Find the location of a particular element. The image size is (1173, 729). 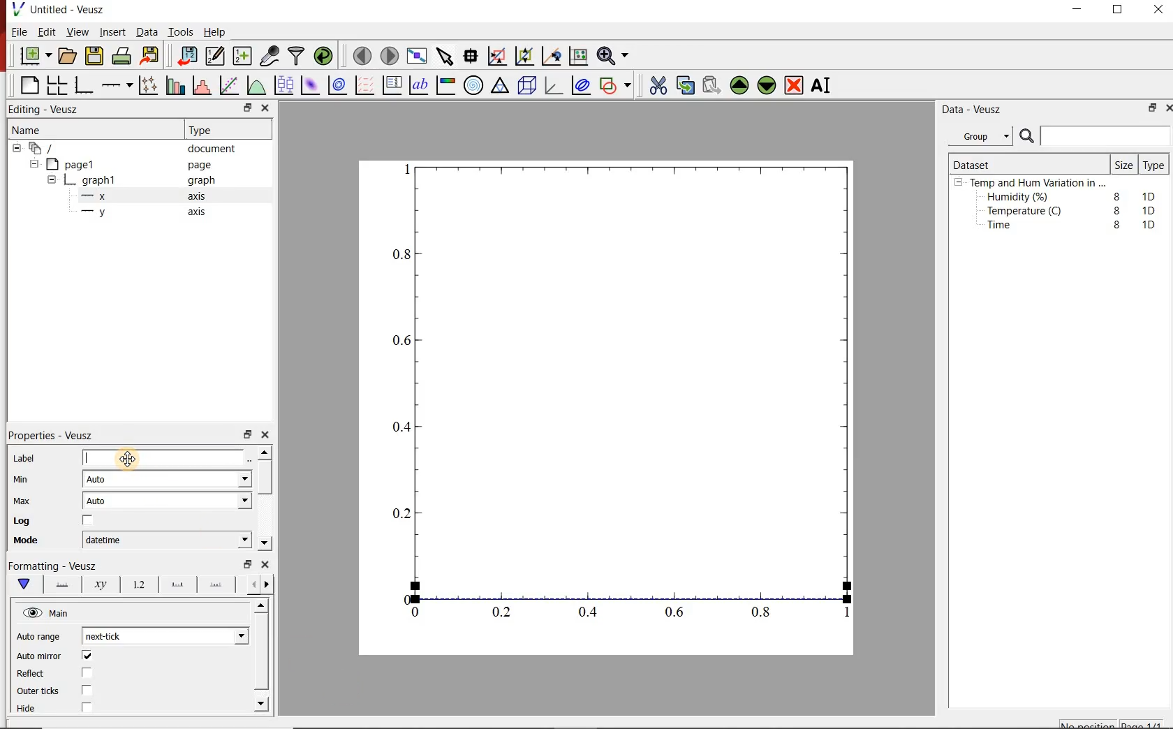

Edit and enter new datasets is located at coordinates (216, 57).